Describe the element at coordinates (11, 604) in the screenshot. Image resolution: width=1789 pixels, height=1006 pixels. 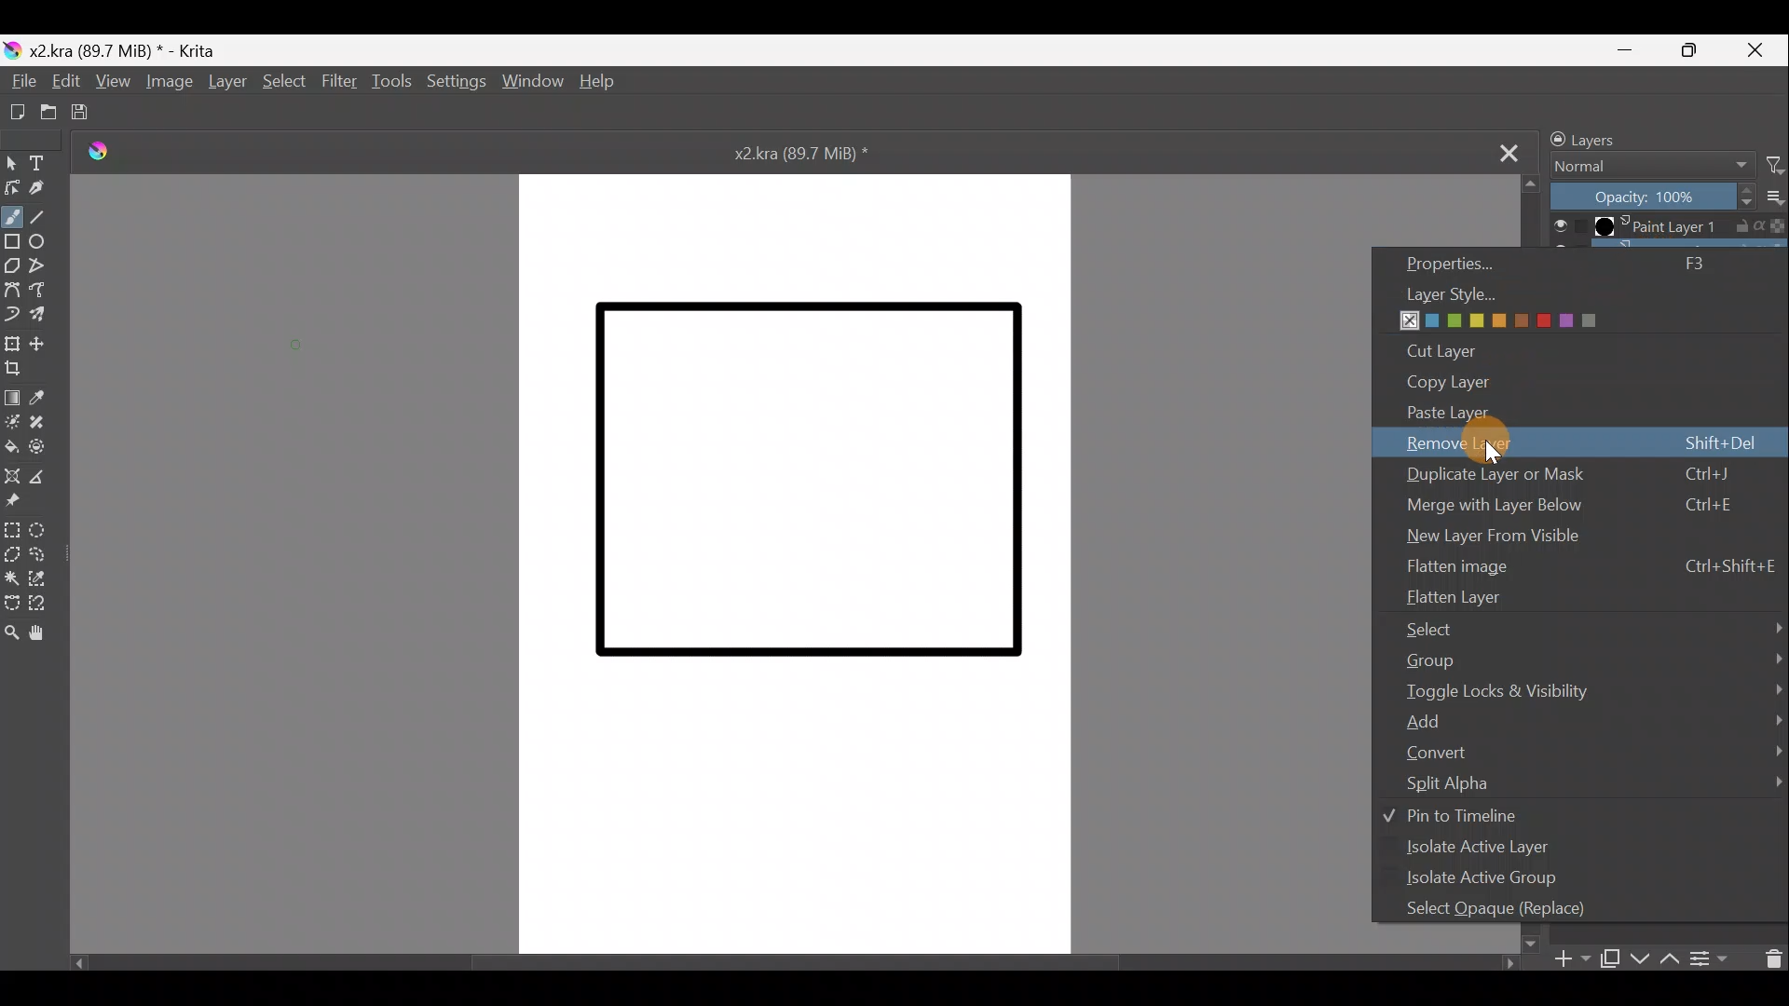
I see `Bezier curve selection tool` at that location.